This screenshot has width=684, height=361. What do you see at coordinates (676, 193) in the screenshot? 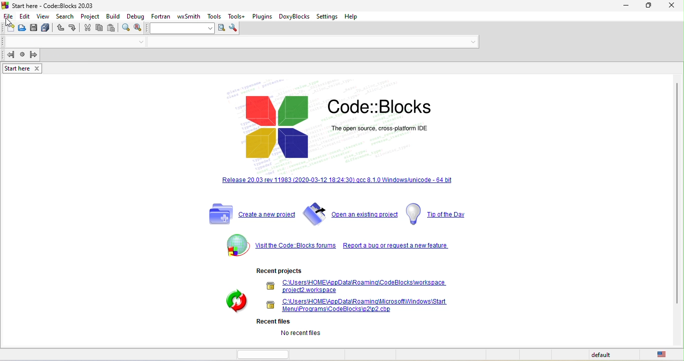
I see `vertical scroll bar` at bounding box center [676, 193].